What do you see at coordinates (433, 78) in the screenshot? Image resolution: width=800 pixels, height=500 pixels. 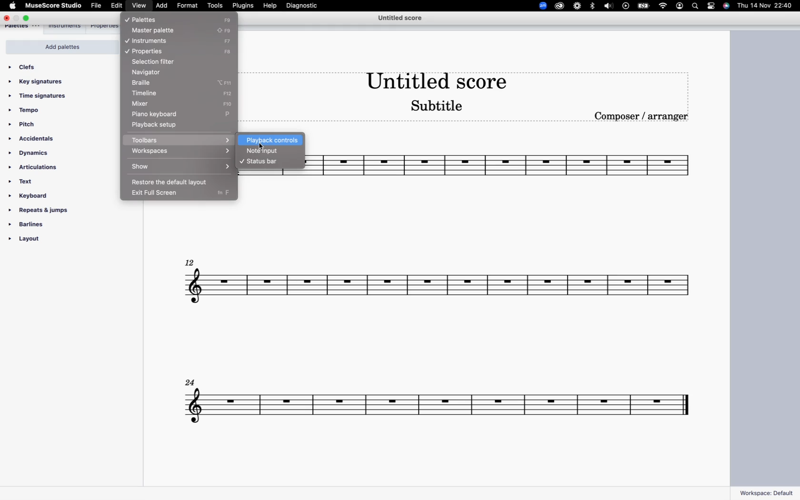 I see `score title` at bounding box center [433, 78].